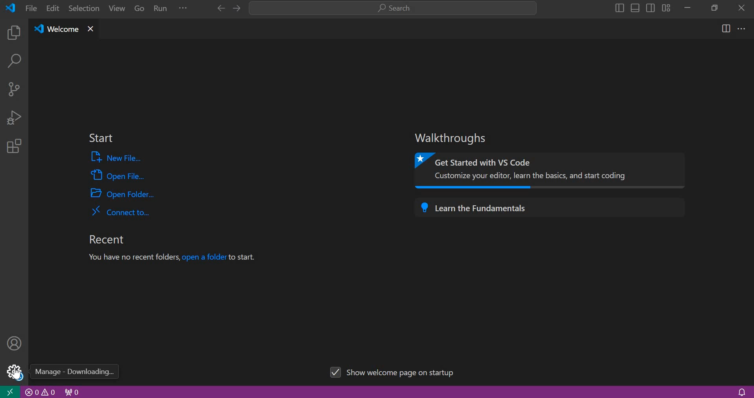  I want to click on restore down, so click(712, 7).